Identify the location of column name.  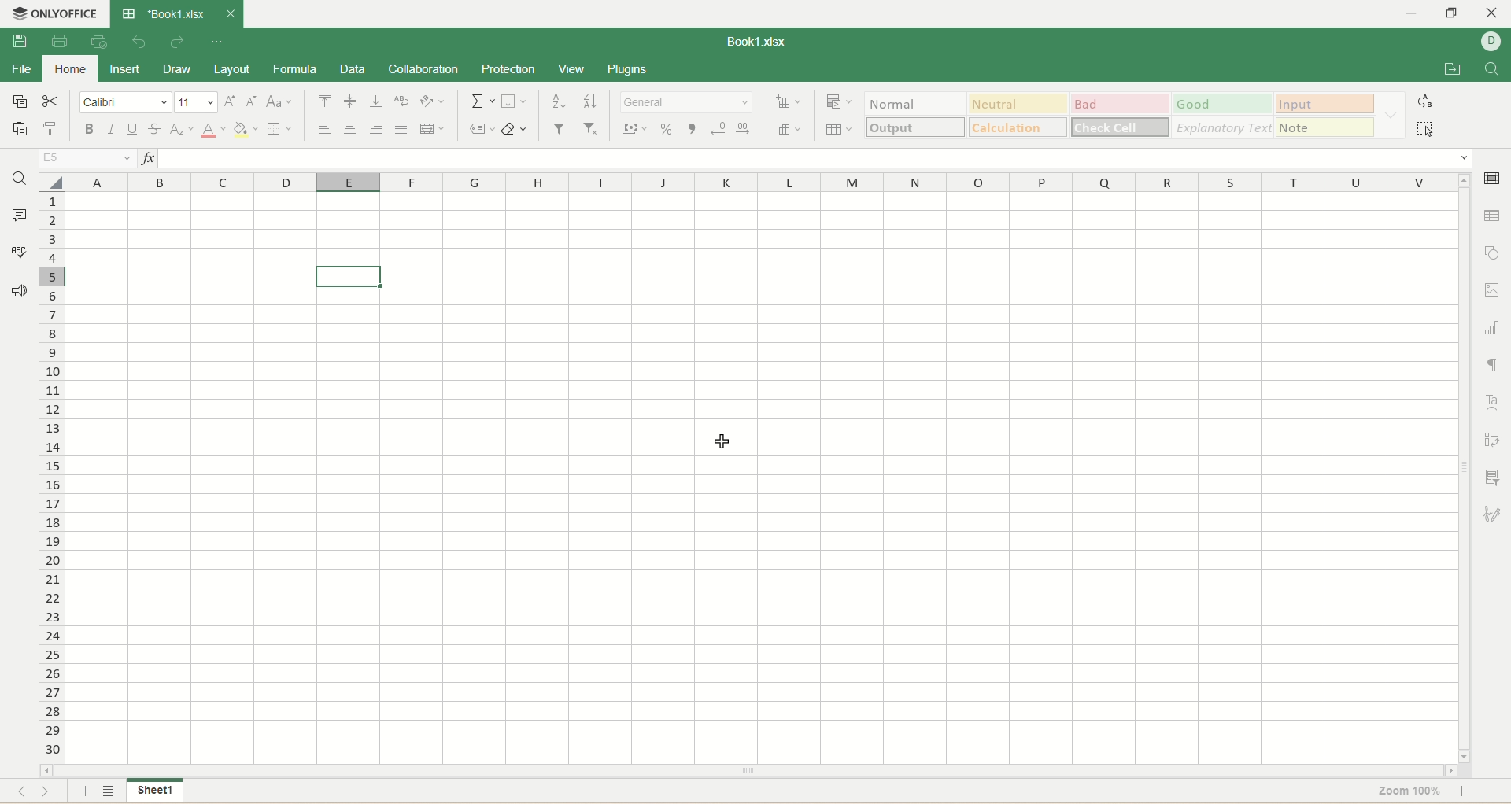
(764, 179).